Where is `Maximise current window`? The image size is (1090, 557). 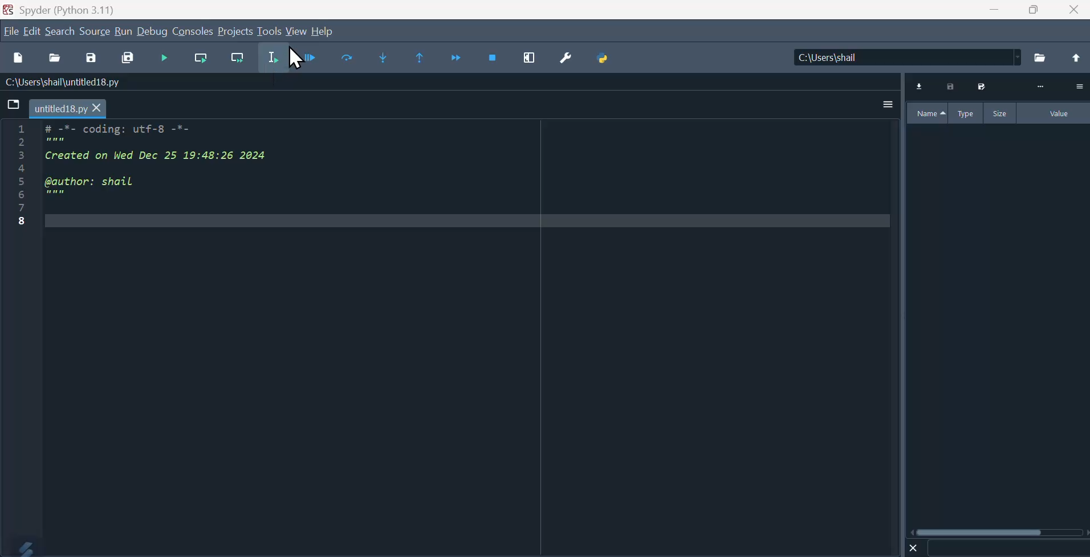 Maximise current window is located at coordinates (528, 59).